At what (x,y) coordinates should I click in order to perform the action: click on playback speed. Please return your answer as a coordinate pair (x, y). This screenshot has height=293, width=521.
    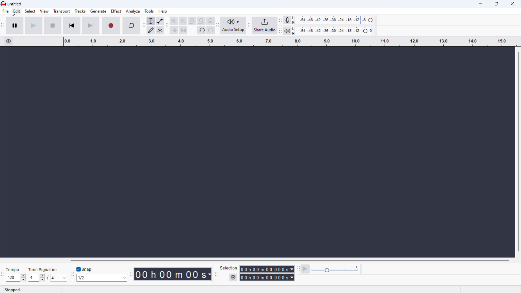
    Looking at the image, I should click on (335, 269).